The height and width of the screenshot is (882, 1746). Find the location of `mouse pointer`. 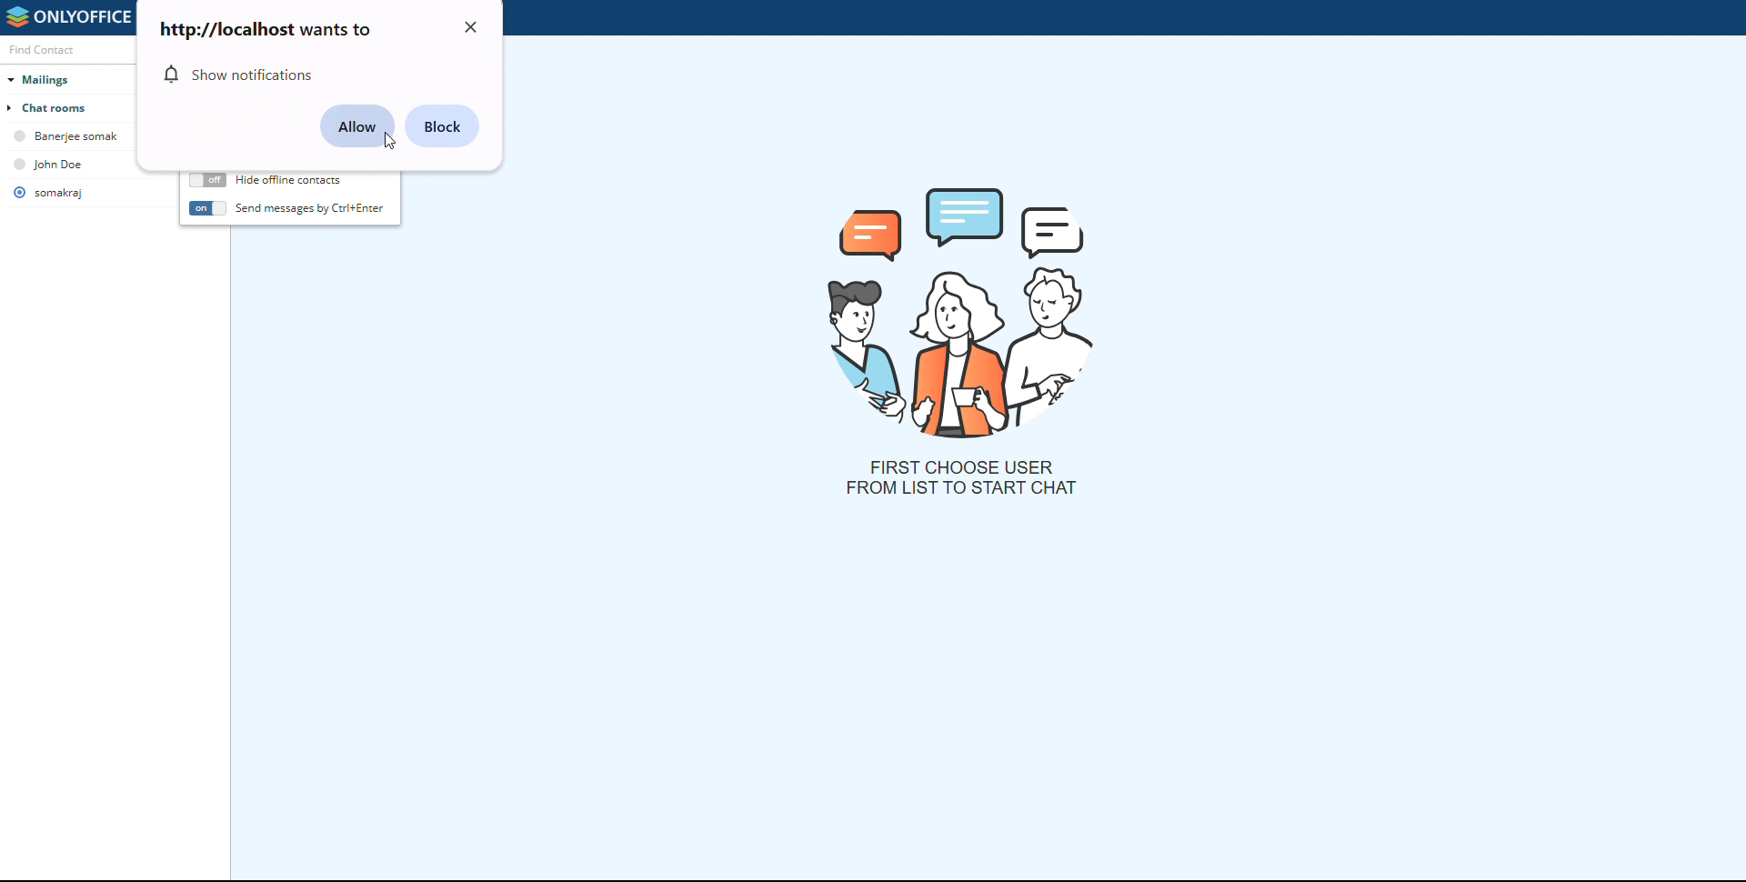

mouse pointer is located at coordinates (386, 141).